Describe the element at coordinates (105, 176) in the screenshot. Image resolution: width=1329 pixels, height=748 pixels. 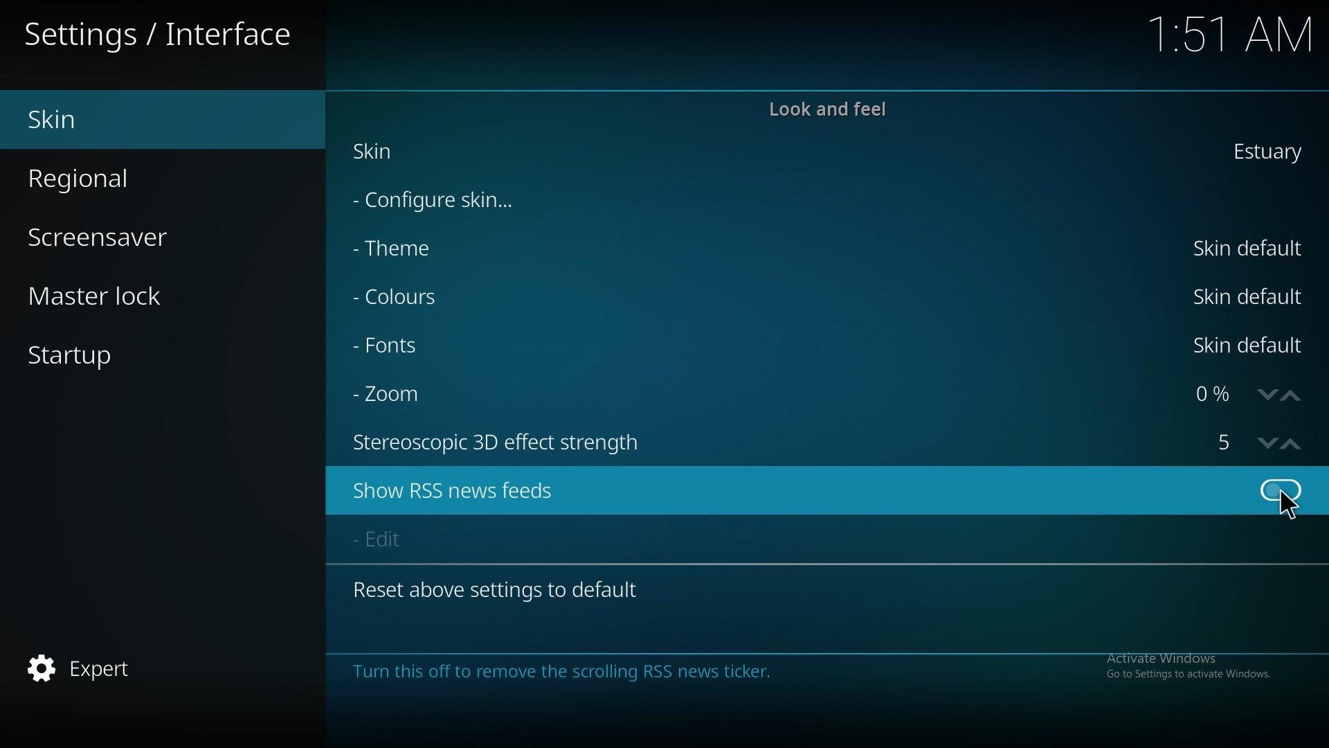
I see `regional` at that location.